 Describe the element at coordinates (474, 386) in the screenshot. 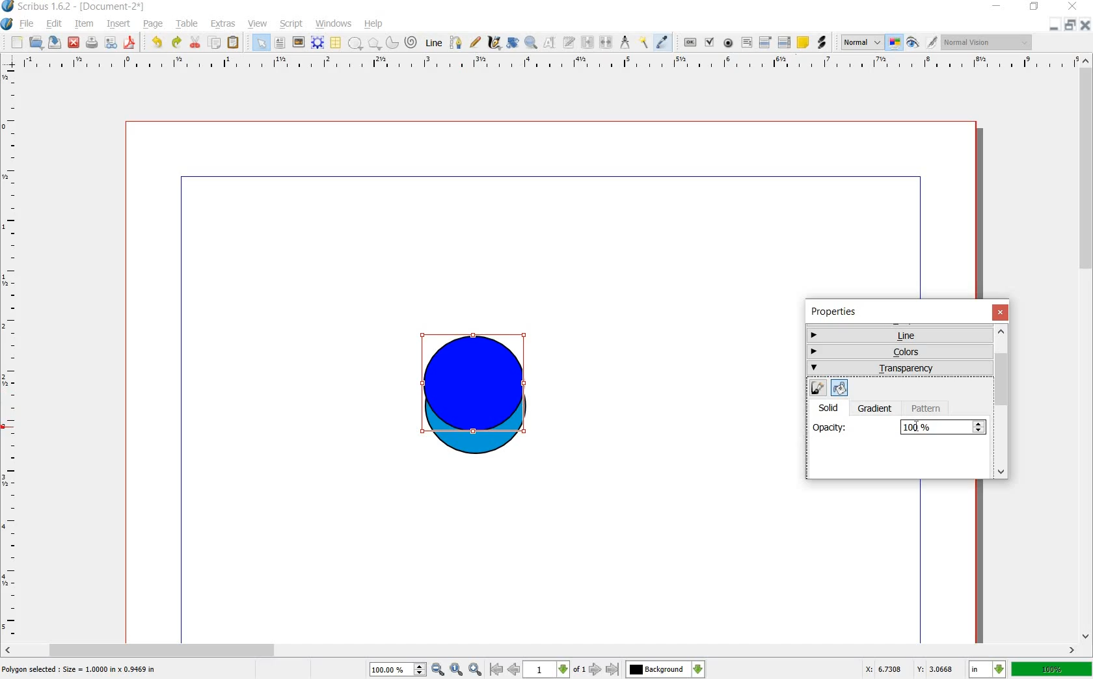

I see `shape selected` at that location.